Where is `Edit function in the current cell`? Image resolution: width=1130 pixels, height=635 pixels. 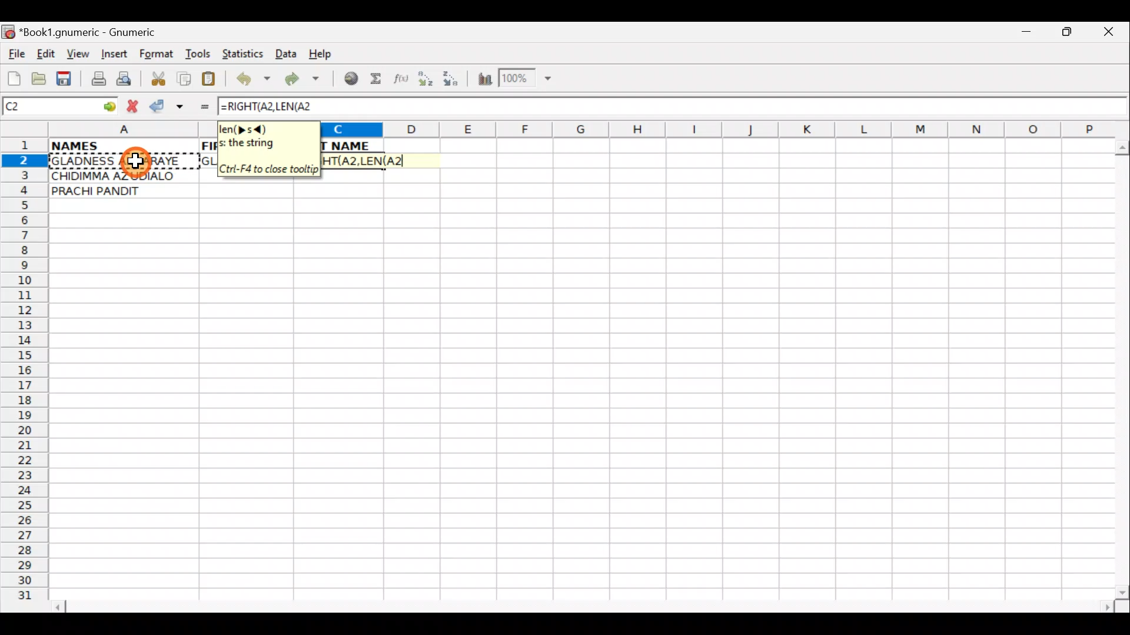
Edit function in the current cell is located at coordinates (403, 82).